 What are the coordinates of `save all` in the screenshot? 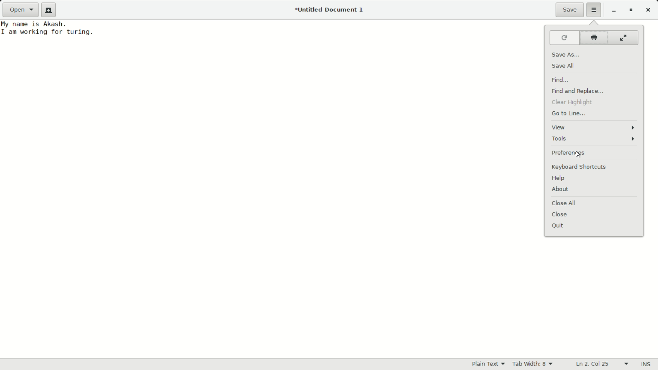 It's located at (564, 66).